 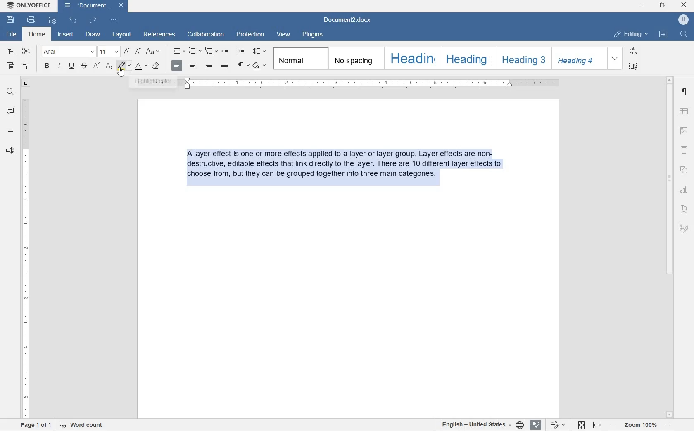 What do you see at coordinates (10, 111) in the screenshot?
I see `COMMENTS` at bounding box center [10, 111].